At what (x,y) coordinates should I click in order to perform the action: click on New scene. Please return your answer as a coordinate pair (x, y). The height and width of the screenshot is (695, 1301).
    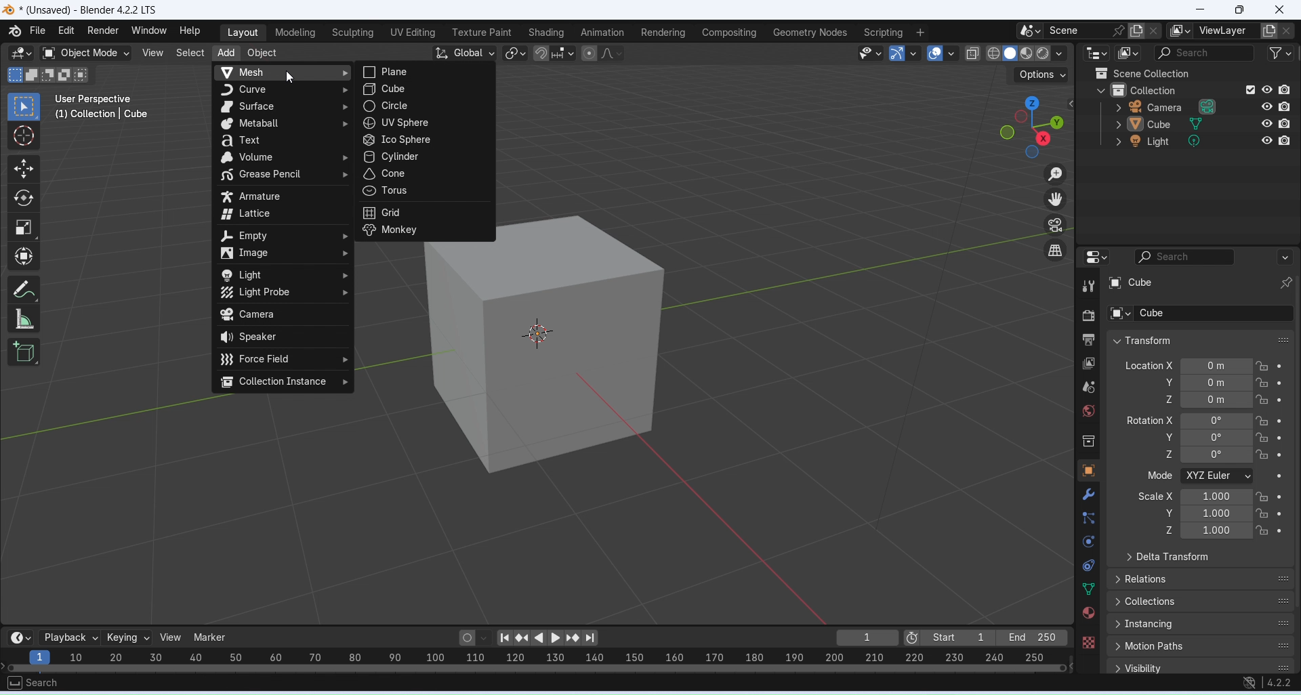
    Looking at the image, I should click on (1157, 31).